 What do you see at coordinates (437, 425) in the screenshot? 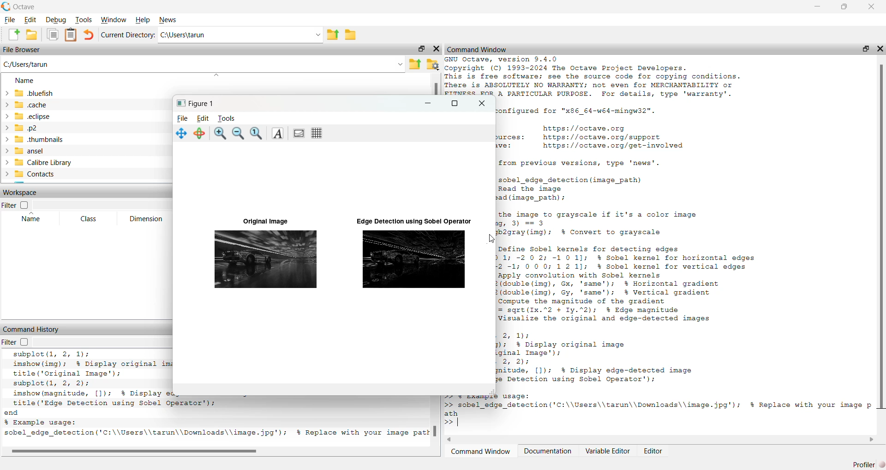
I see `vertical scroll bar` at bounding box center [437, 425].